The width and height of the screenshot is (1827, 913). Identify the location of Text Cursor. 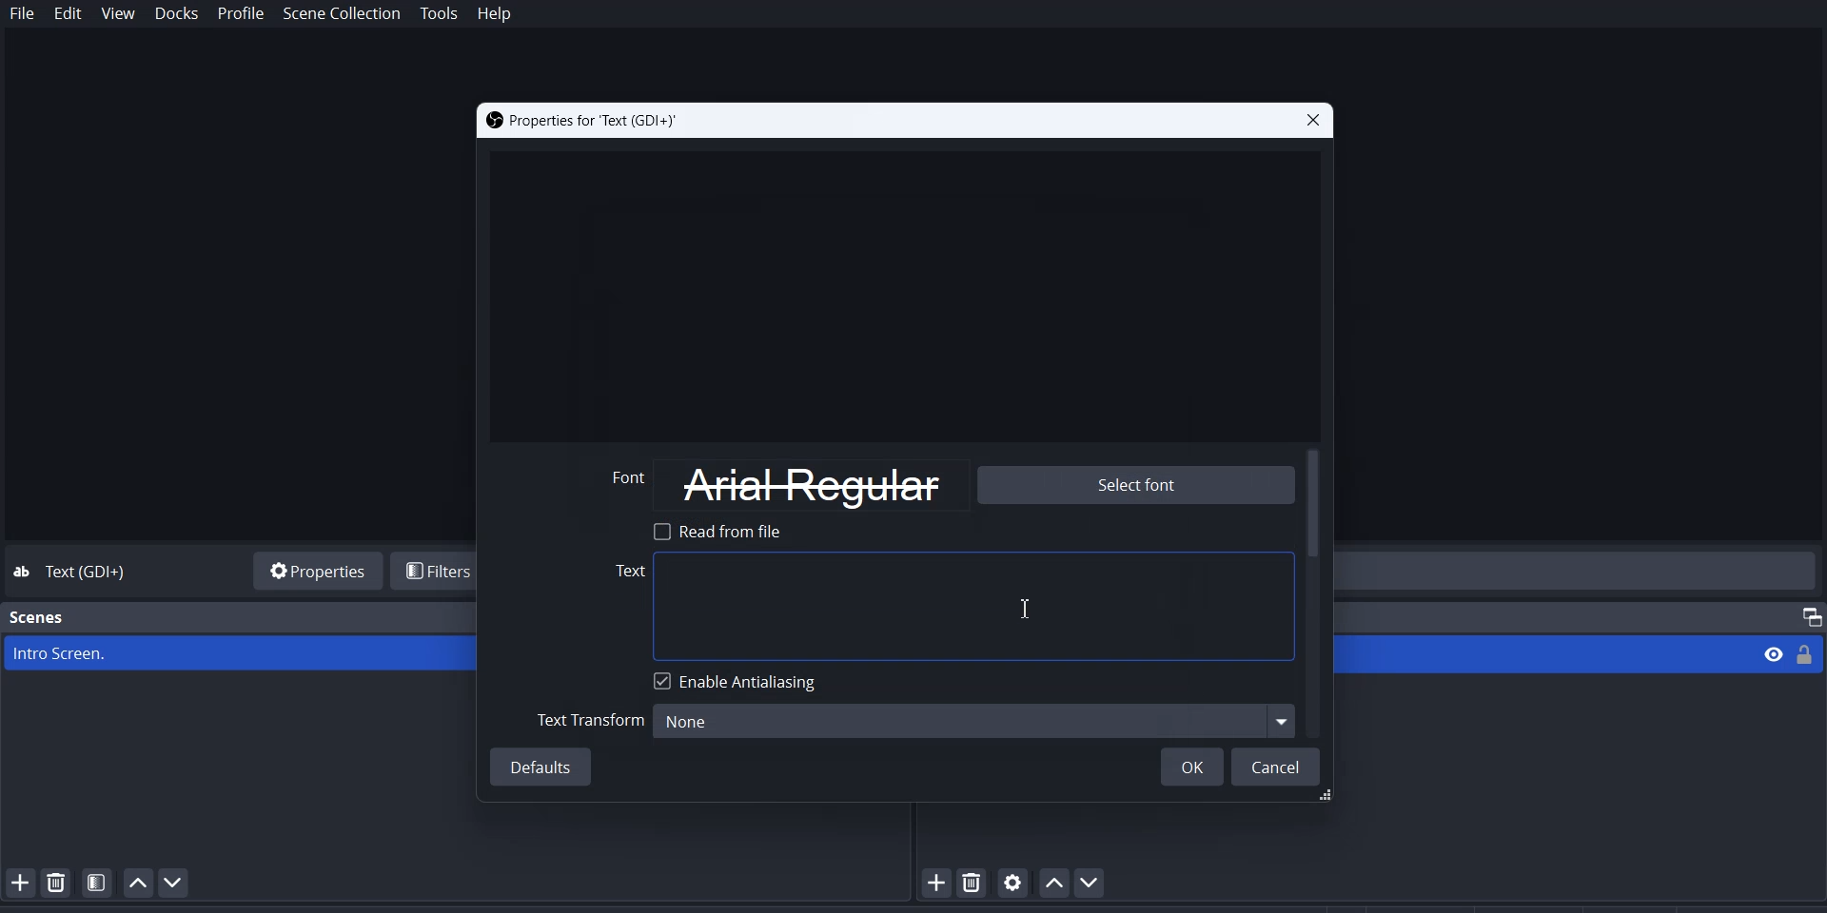
(1026, 609).